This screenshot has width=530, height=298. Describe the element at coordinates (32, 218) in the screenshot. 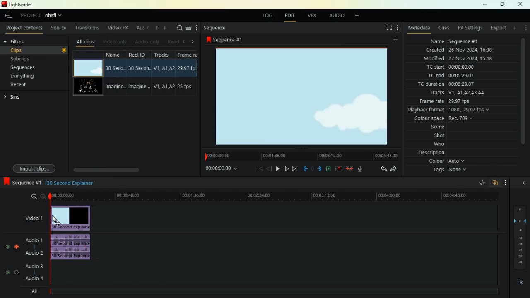

I see `video1` at that location.